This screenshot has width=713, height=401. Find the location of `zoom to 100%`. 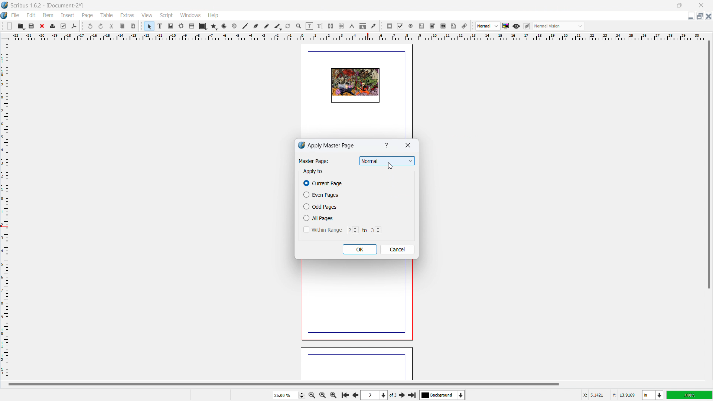

zoom to 100% is located at coordinates (322, 394).